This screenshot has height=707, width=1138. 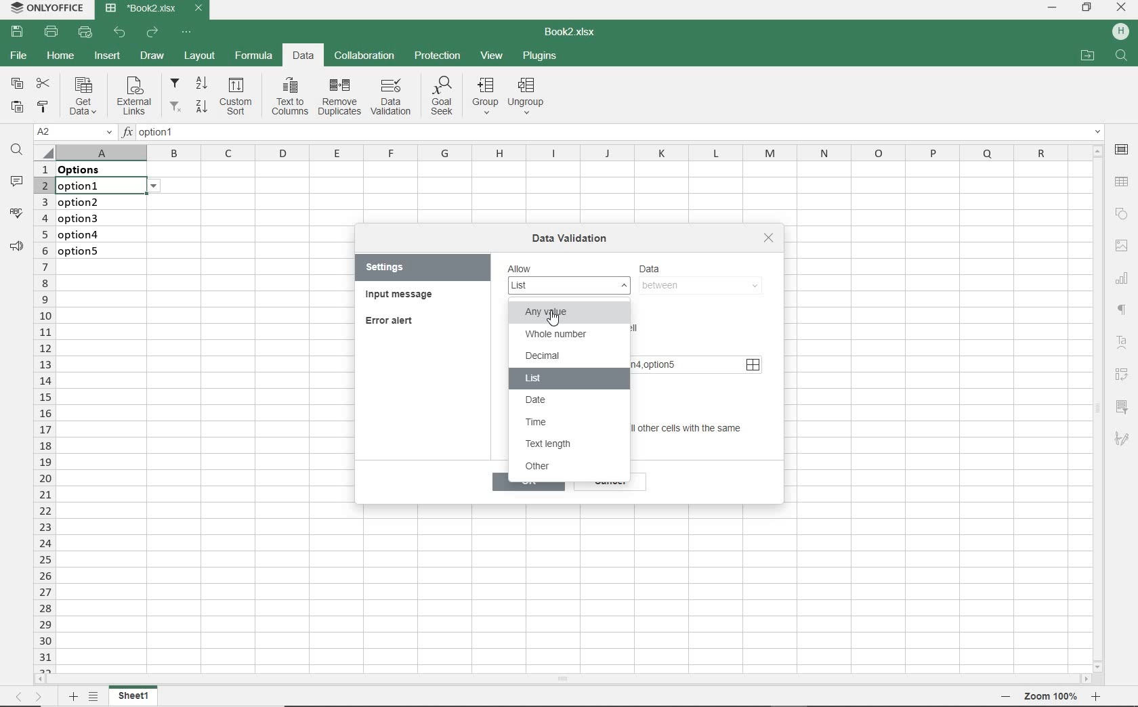 I want to click on Cursor, so click(x=555, y=320).